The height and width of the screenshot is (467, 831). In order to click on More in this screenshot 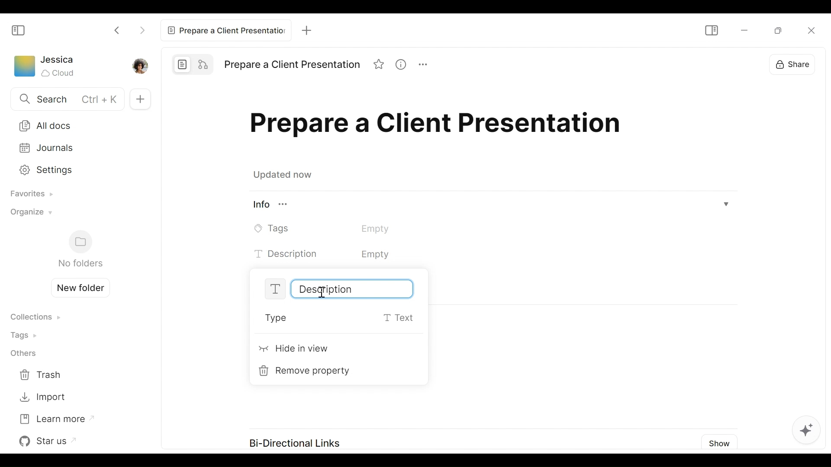, I will do `click(427, 66)`.